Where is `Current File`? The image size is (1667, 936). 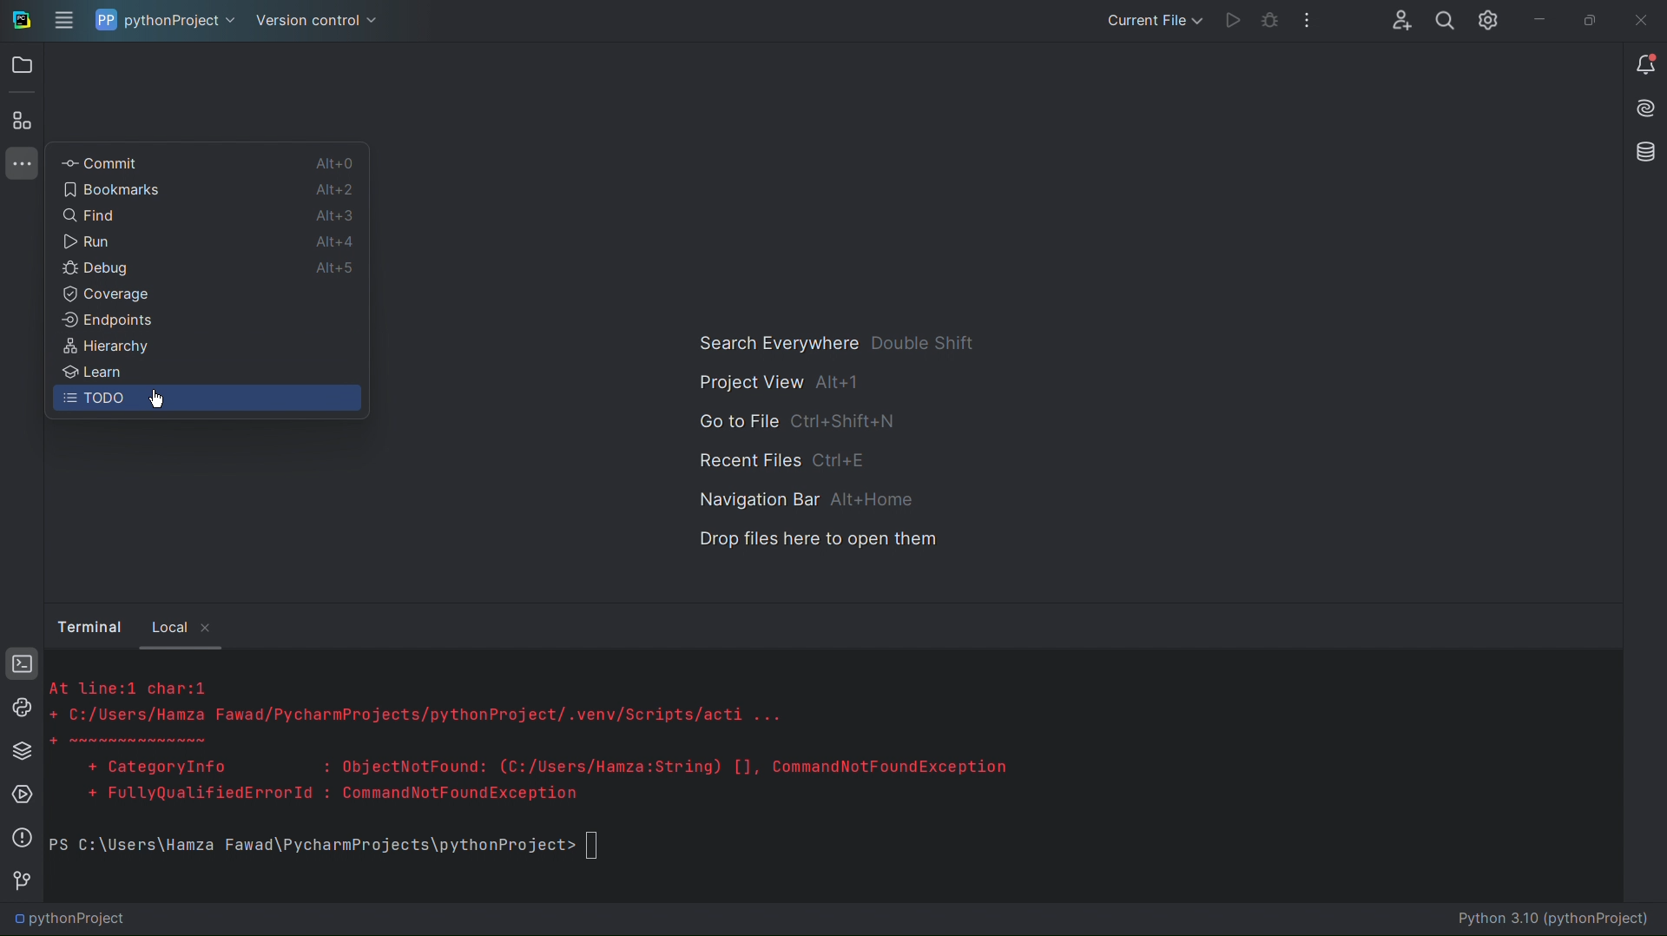 Current File is located at coordinates (1150, 18).